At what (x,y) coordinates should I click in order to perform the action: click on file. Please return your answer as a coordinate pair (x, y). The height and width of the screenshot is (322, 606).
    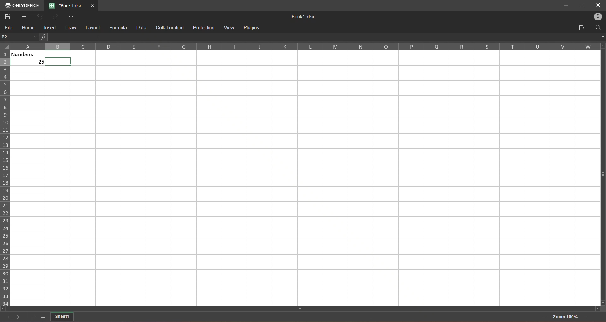
    Looking at the image, I should click on (8, 28).